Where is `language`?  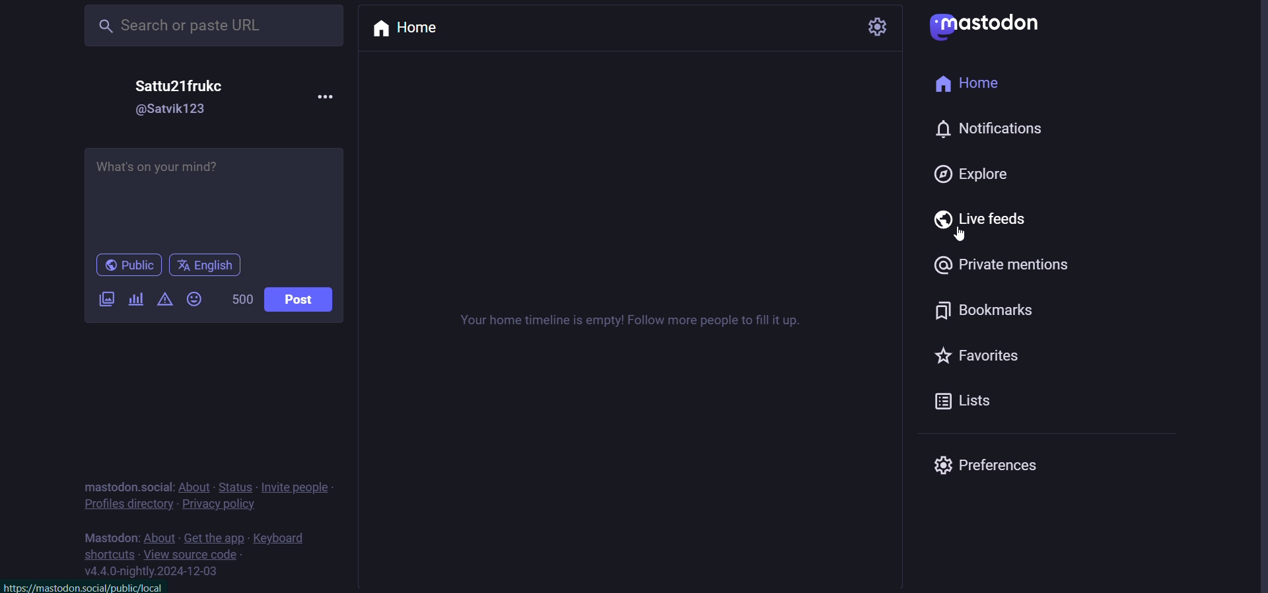
language is located at coordinates (209, 265).